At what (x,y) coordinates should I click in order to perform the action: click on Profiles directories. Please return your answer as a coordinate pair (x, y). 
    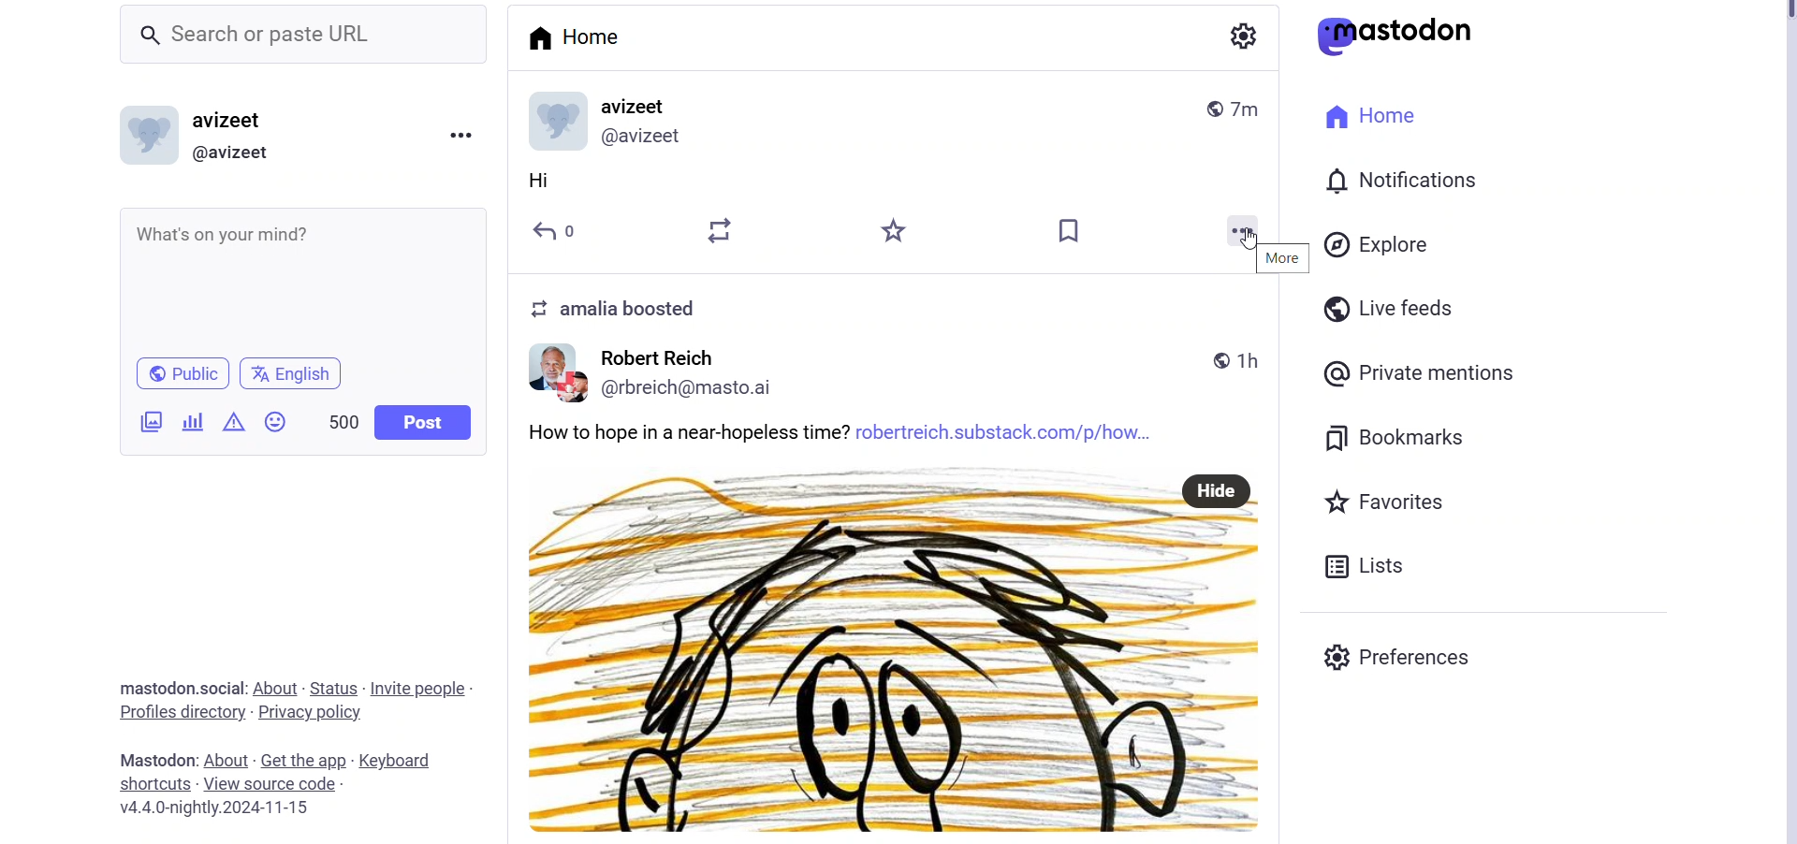
    Looking at the image, I should click on (179, 716).